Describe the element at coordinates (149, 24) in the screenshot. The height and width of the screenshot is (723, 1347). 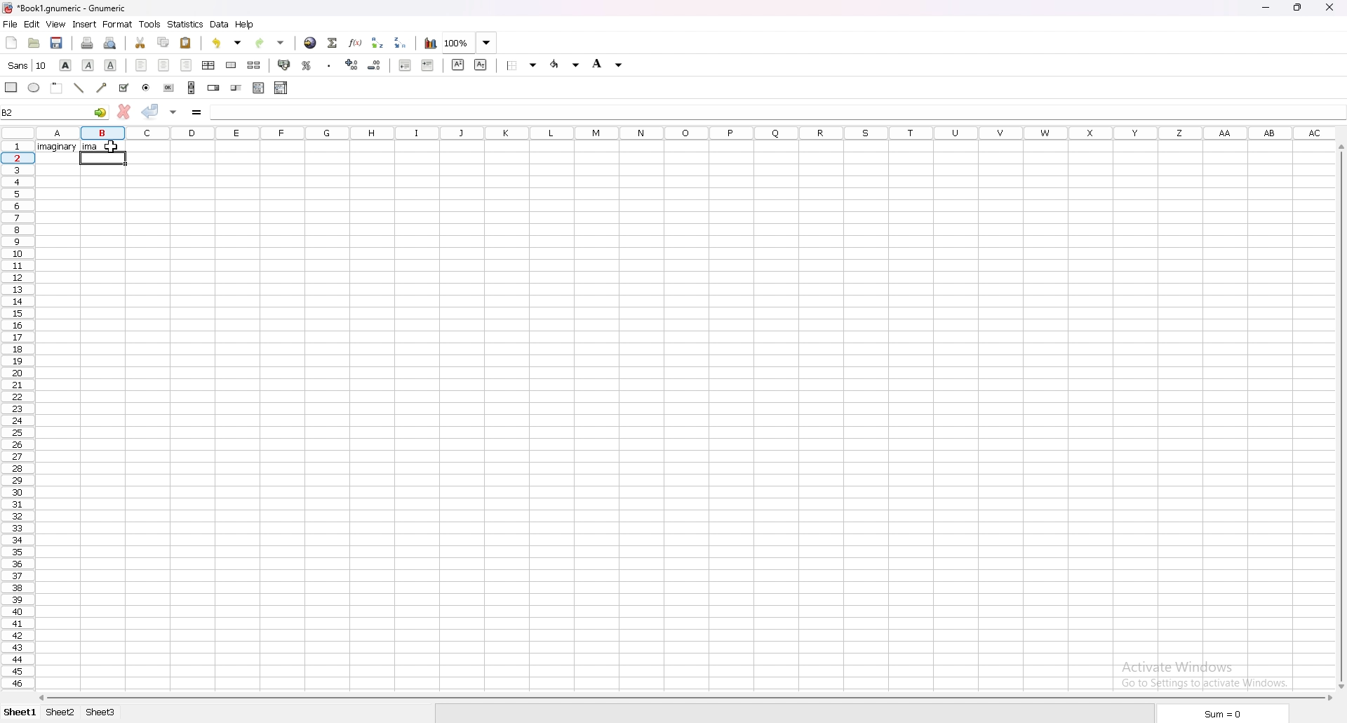
I see `tools` at that location.